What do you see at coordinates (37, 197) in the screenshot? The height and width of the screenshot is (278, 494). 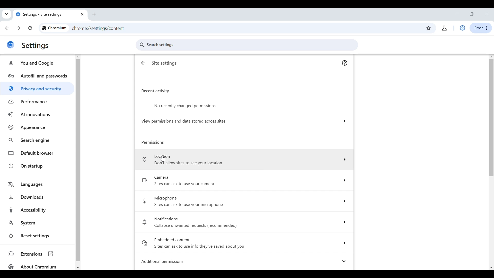 I see `Downloads` at bounding box center [37, 197].